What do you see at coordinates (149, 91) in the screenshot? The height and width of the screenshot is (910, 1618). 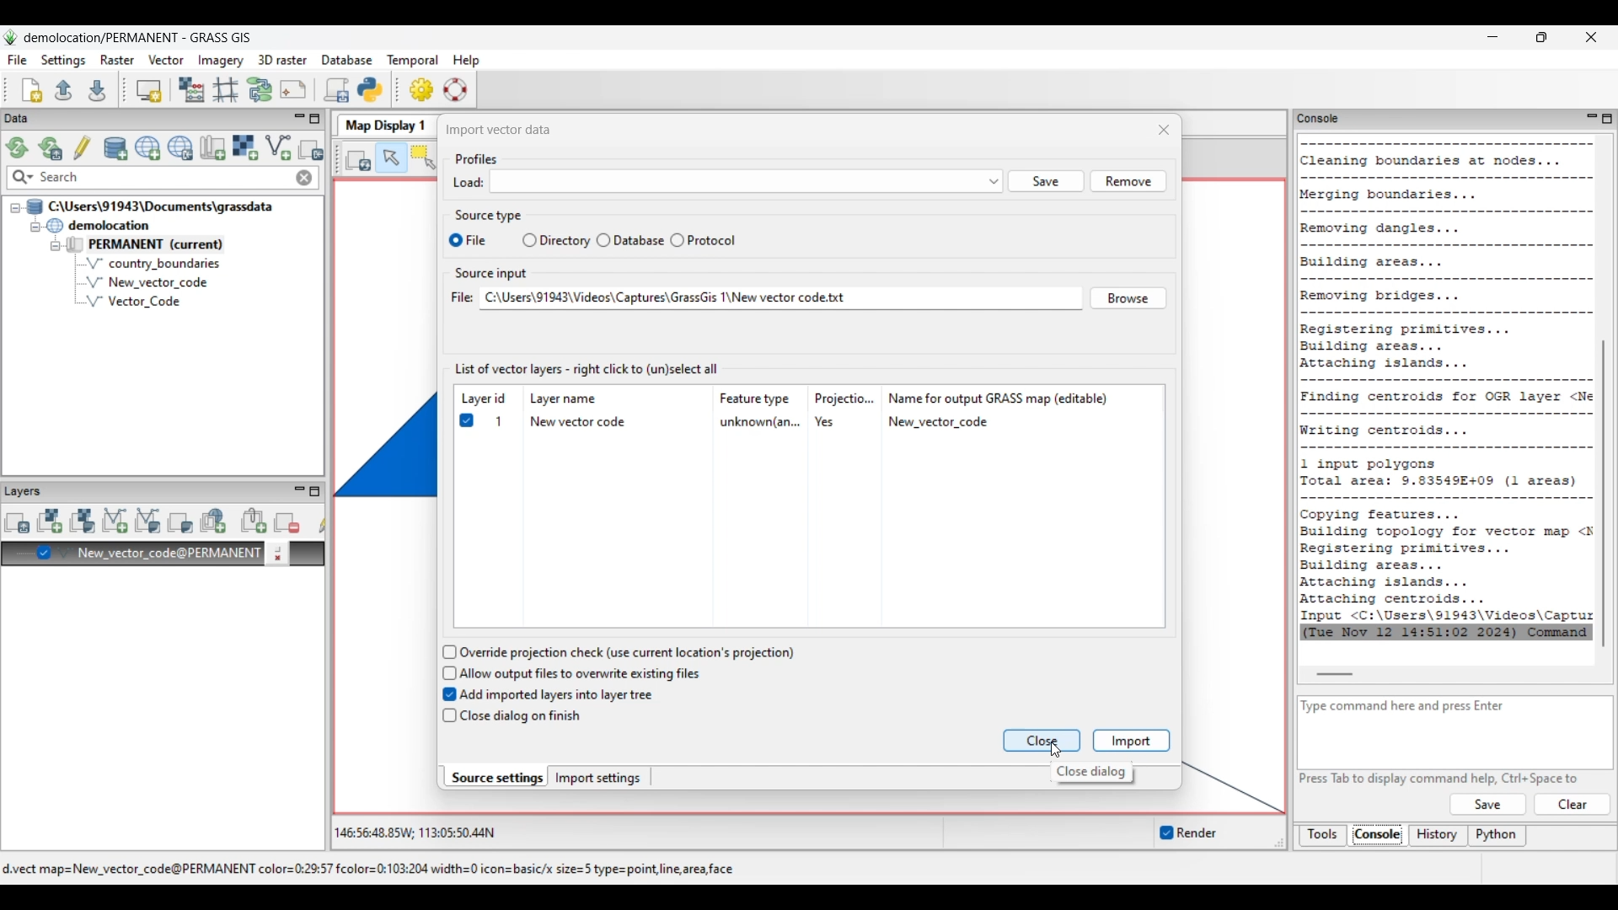 I see `Start new map display` at bounding box center [149, 91].